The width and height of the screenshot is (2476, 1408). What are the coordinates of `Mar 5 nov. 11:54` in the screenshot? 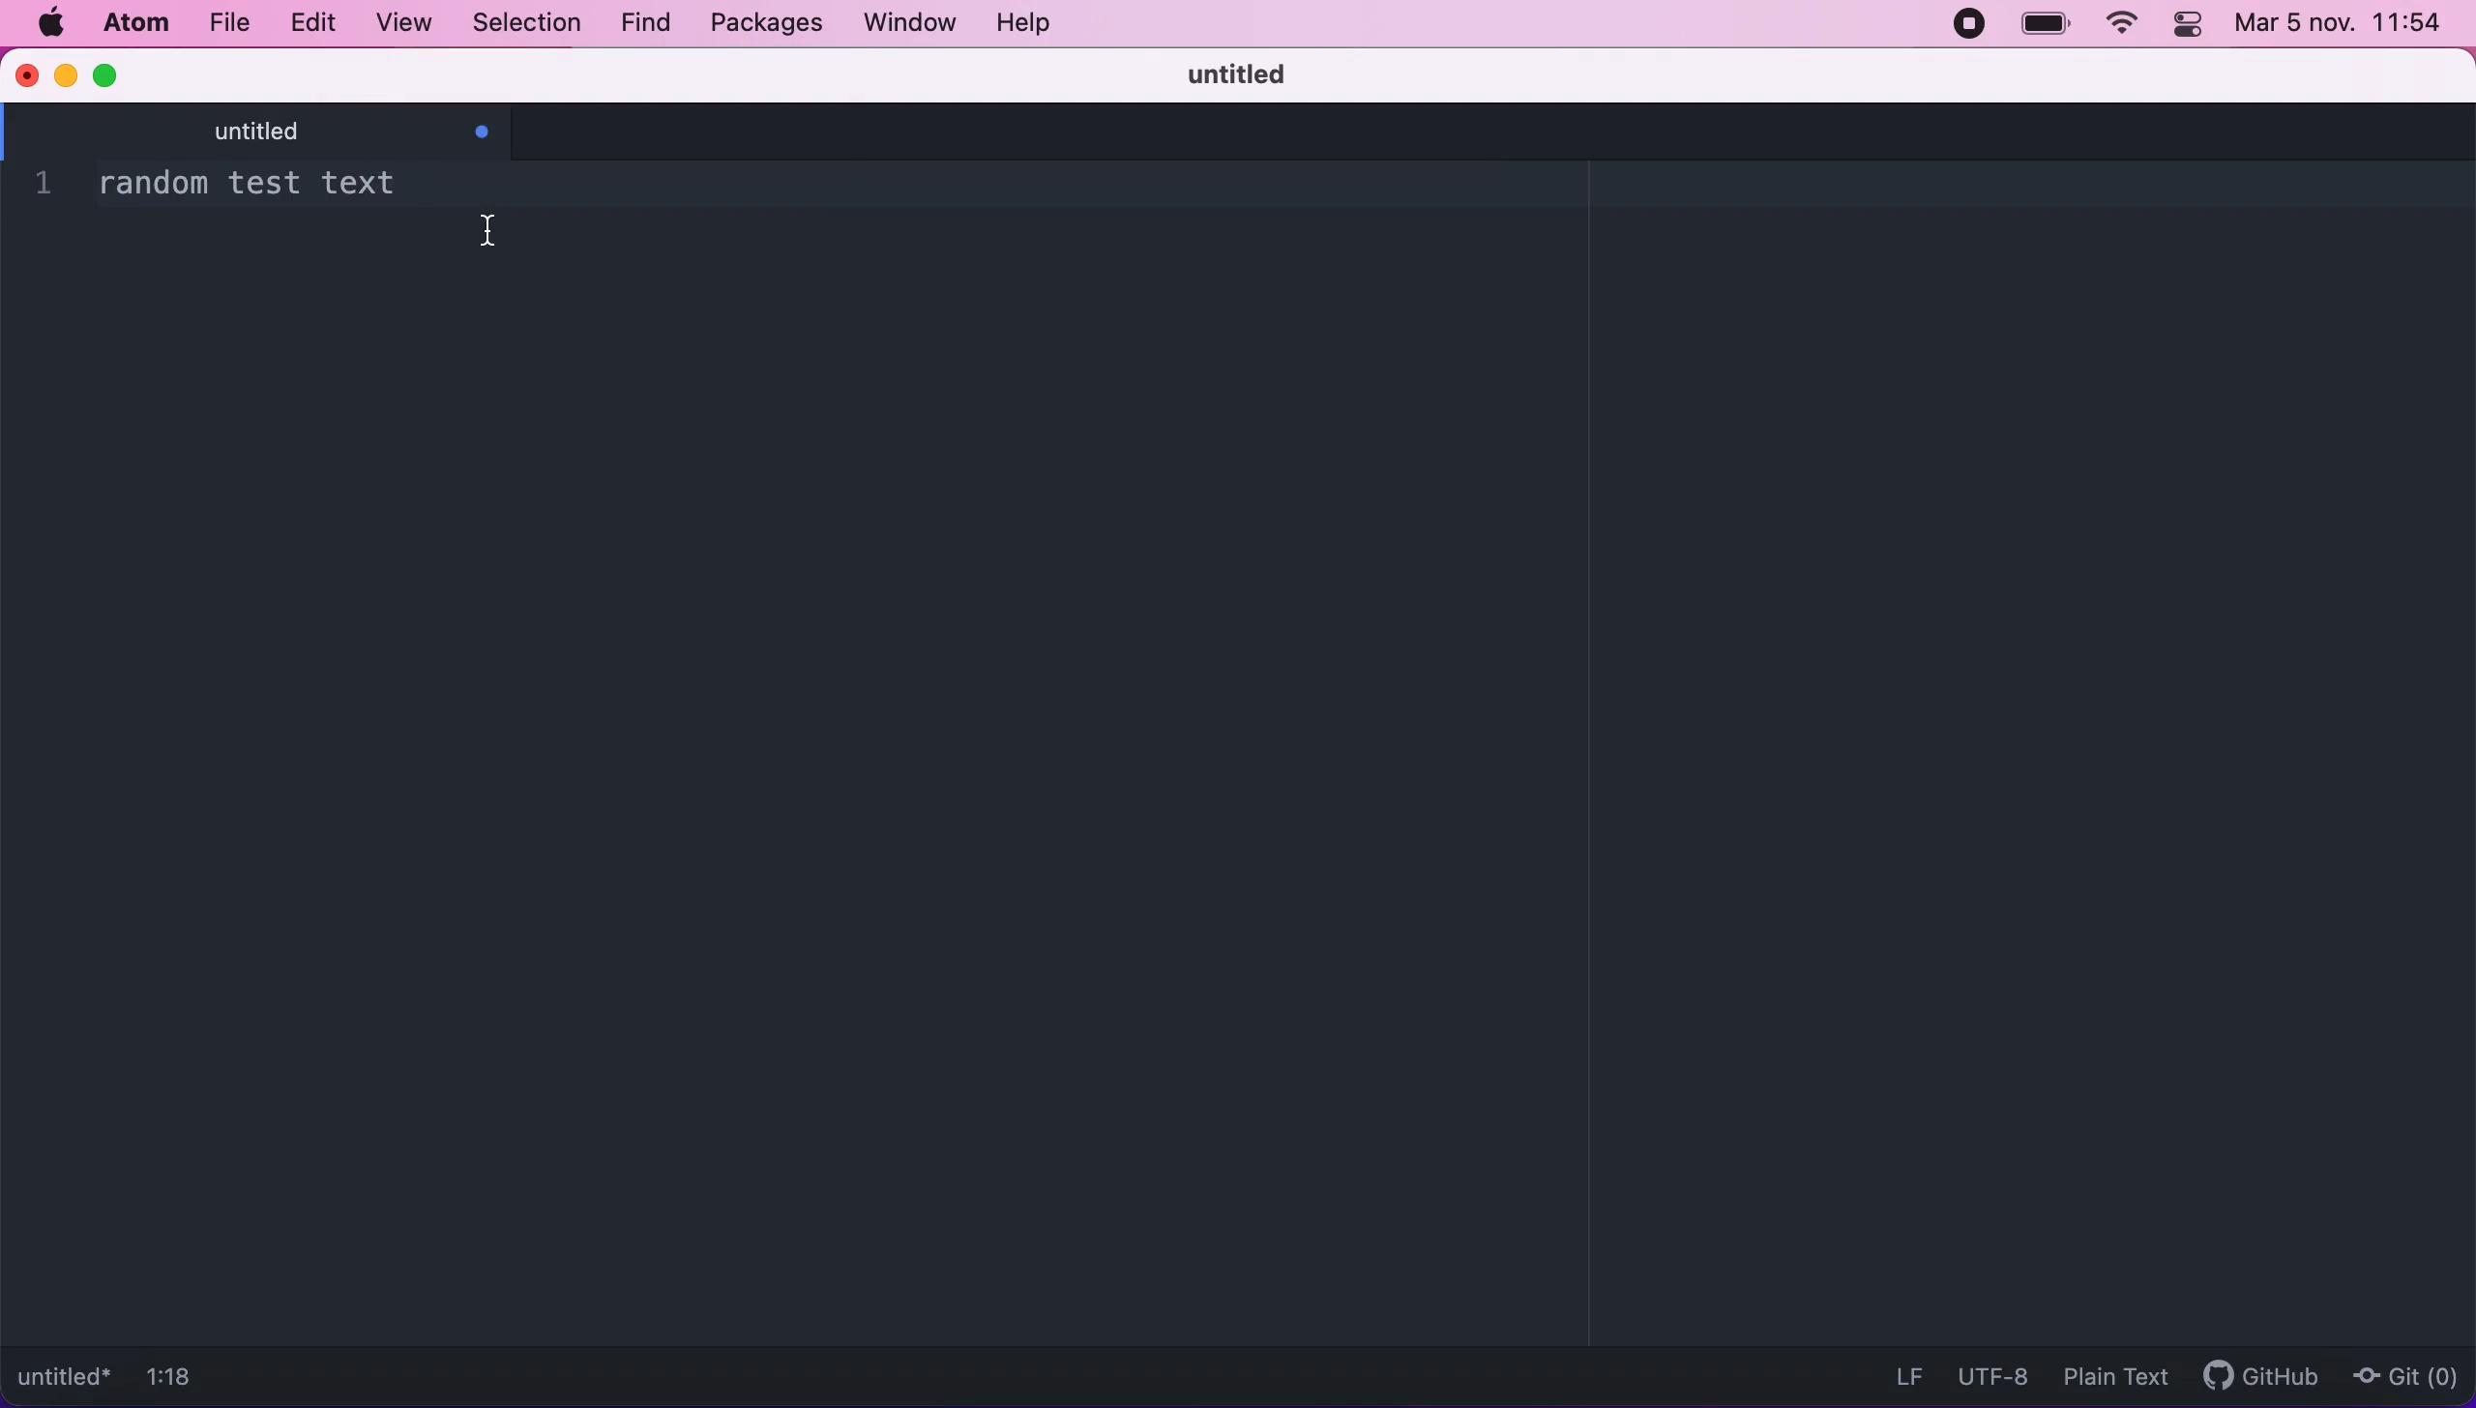 It's located at (2342, 24).